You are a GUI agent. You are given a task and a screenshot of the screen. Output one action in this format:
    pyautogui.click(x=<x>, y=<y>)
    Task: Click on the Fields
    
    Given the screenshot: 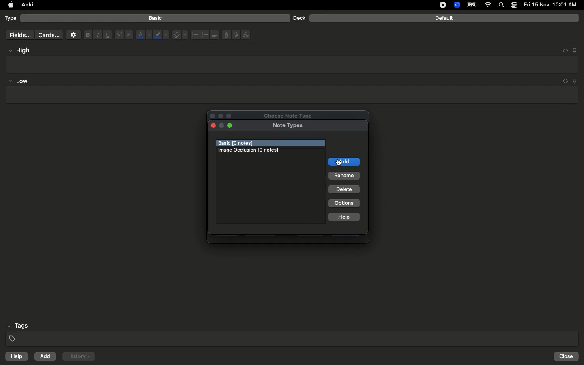 What is the action you would take?
    pyautogui.click(x=18, y=35)
    